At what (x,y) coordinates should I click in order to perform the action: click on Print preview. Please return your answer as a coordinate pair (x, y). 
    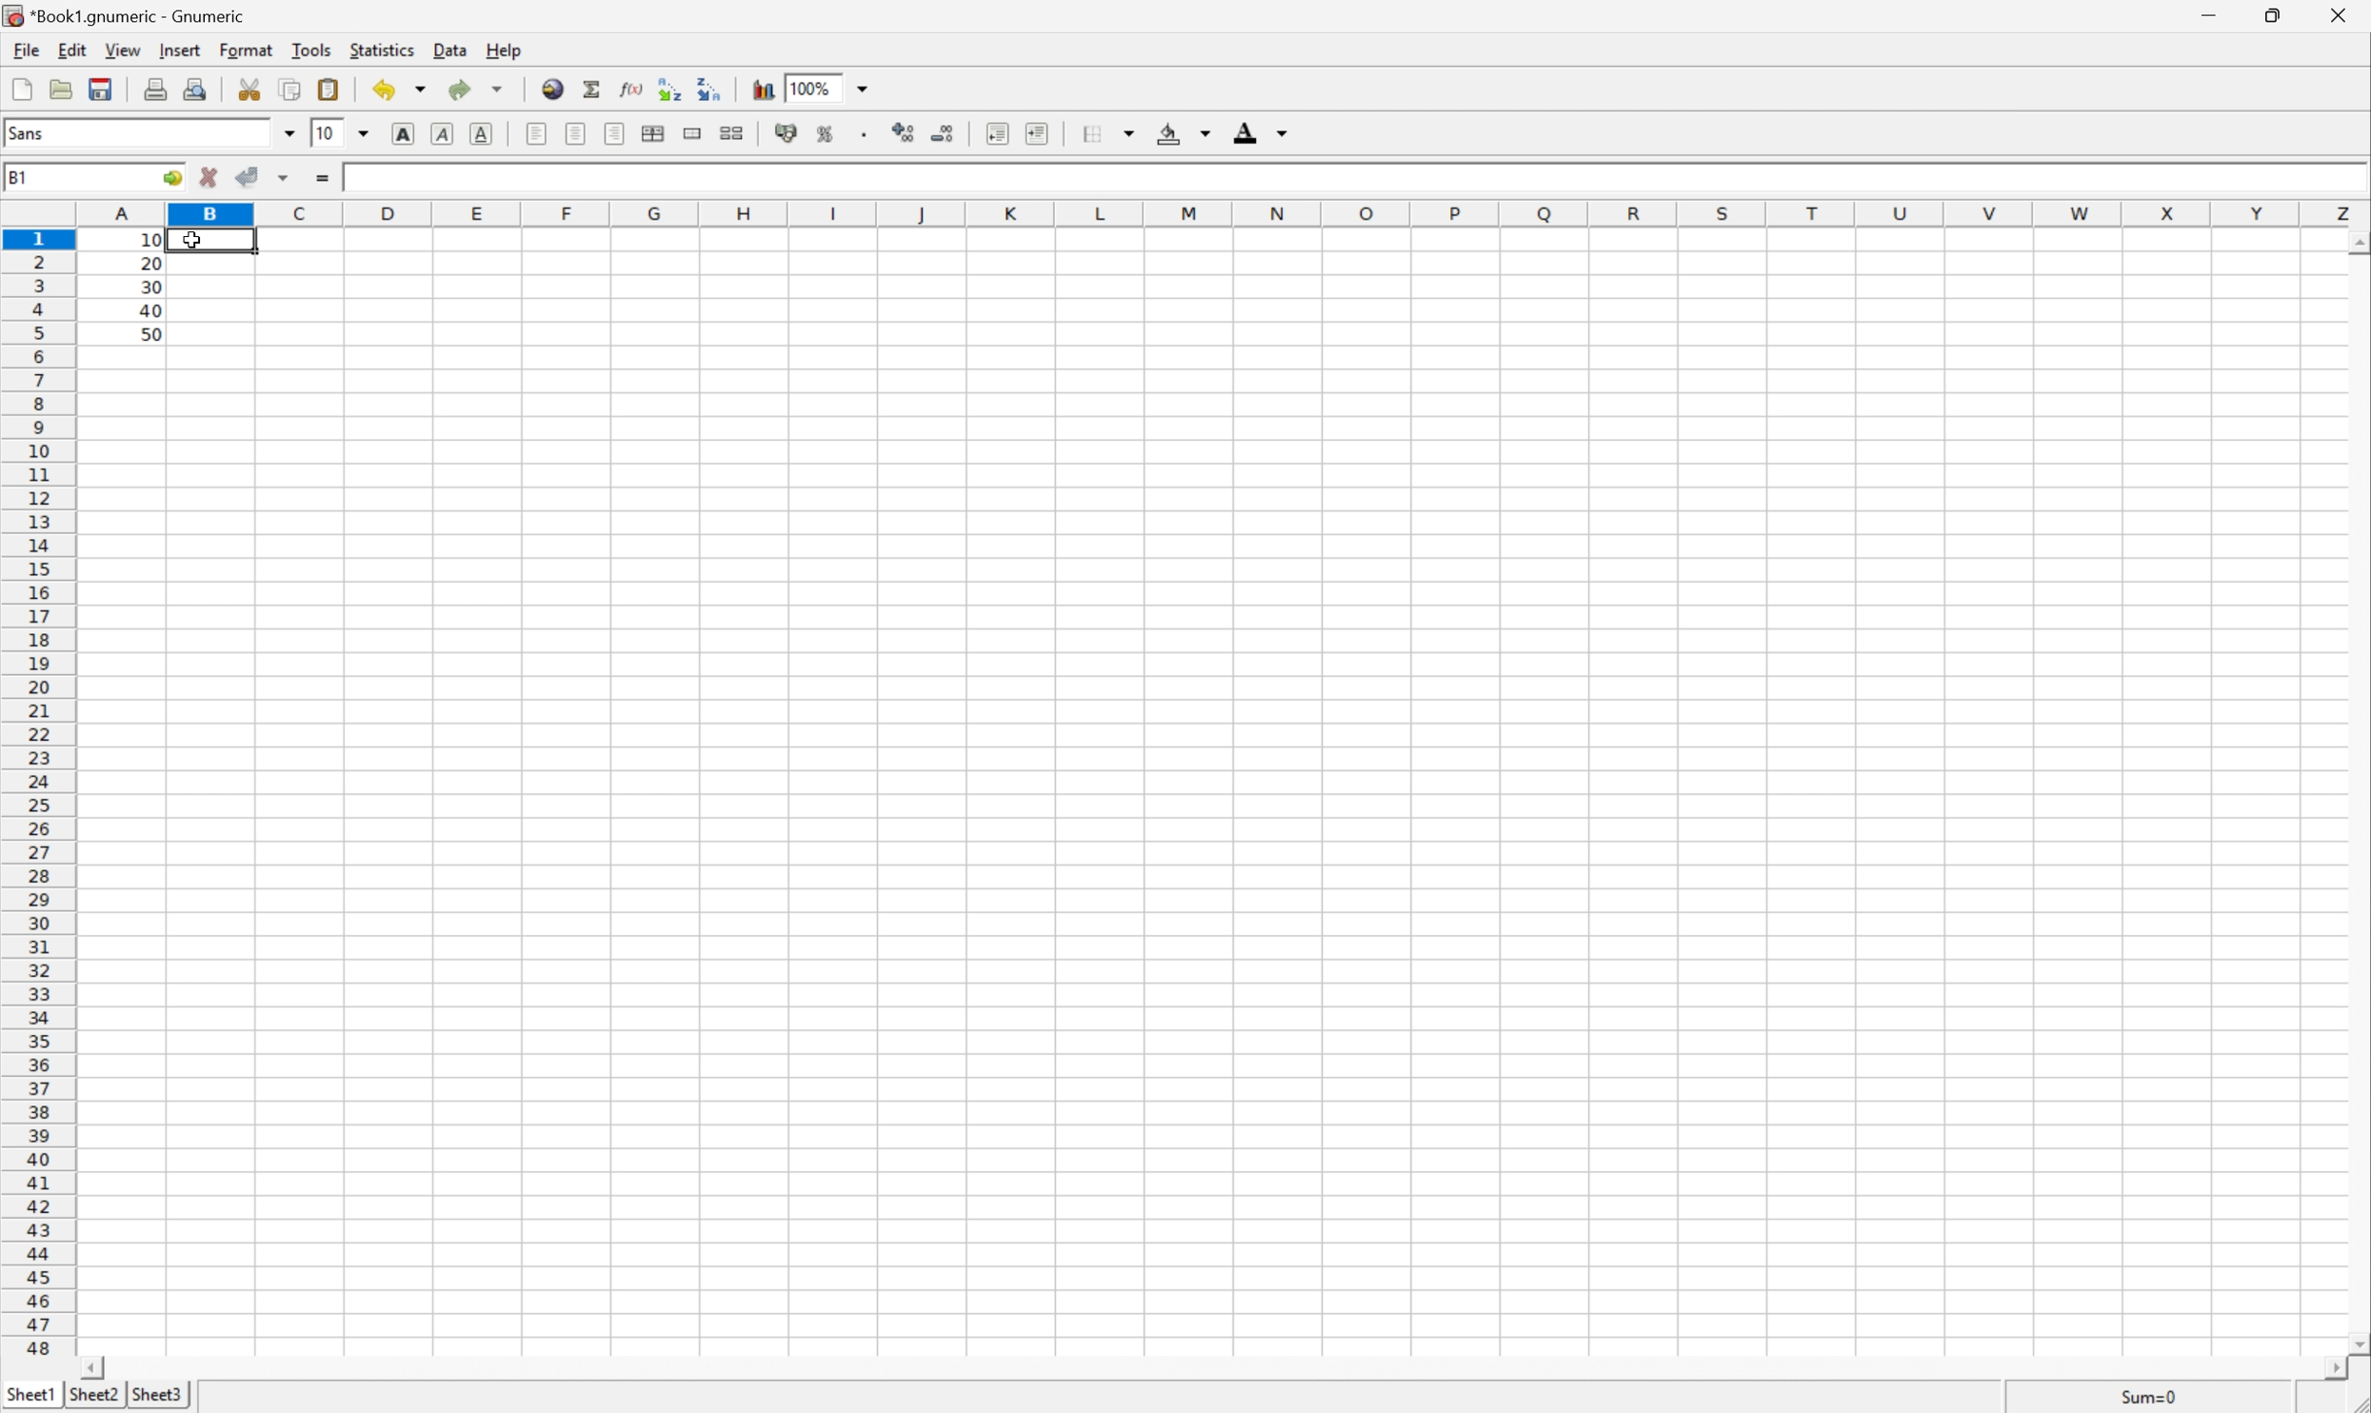
    Looking at the image, I should click on (197, 87).